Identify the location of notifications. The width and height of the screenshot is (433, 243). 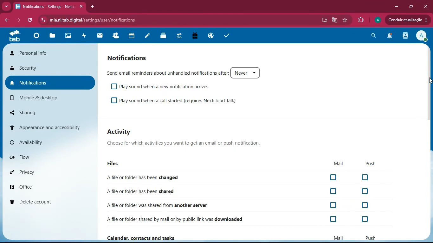
(390, 37).